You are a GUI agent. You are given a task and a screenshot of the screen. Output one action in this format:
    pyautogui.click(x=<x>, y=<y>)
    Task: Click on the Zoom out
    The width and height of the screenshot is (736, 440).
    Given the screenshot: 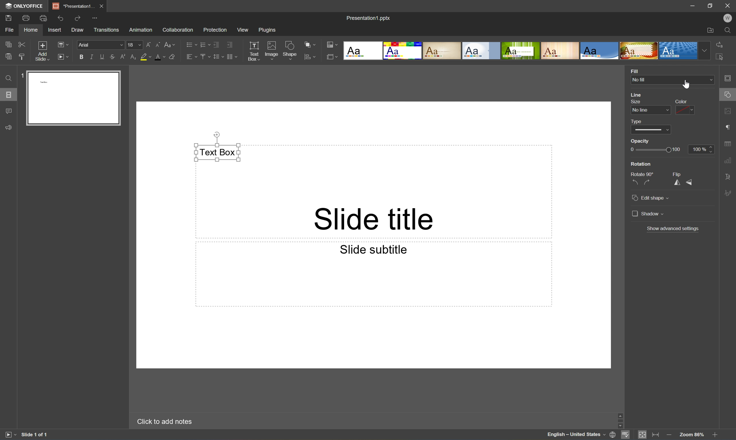 What is the action you would take?
    pyautogui.click(x=669, y=434)
    